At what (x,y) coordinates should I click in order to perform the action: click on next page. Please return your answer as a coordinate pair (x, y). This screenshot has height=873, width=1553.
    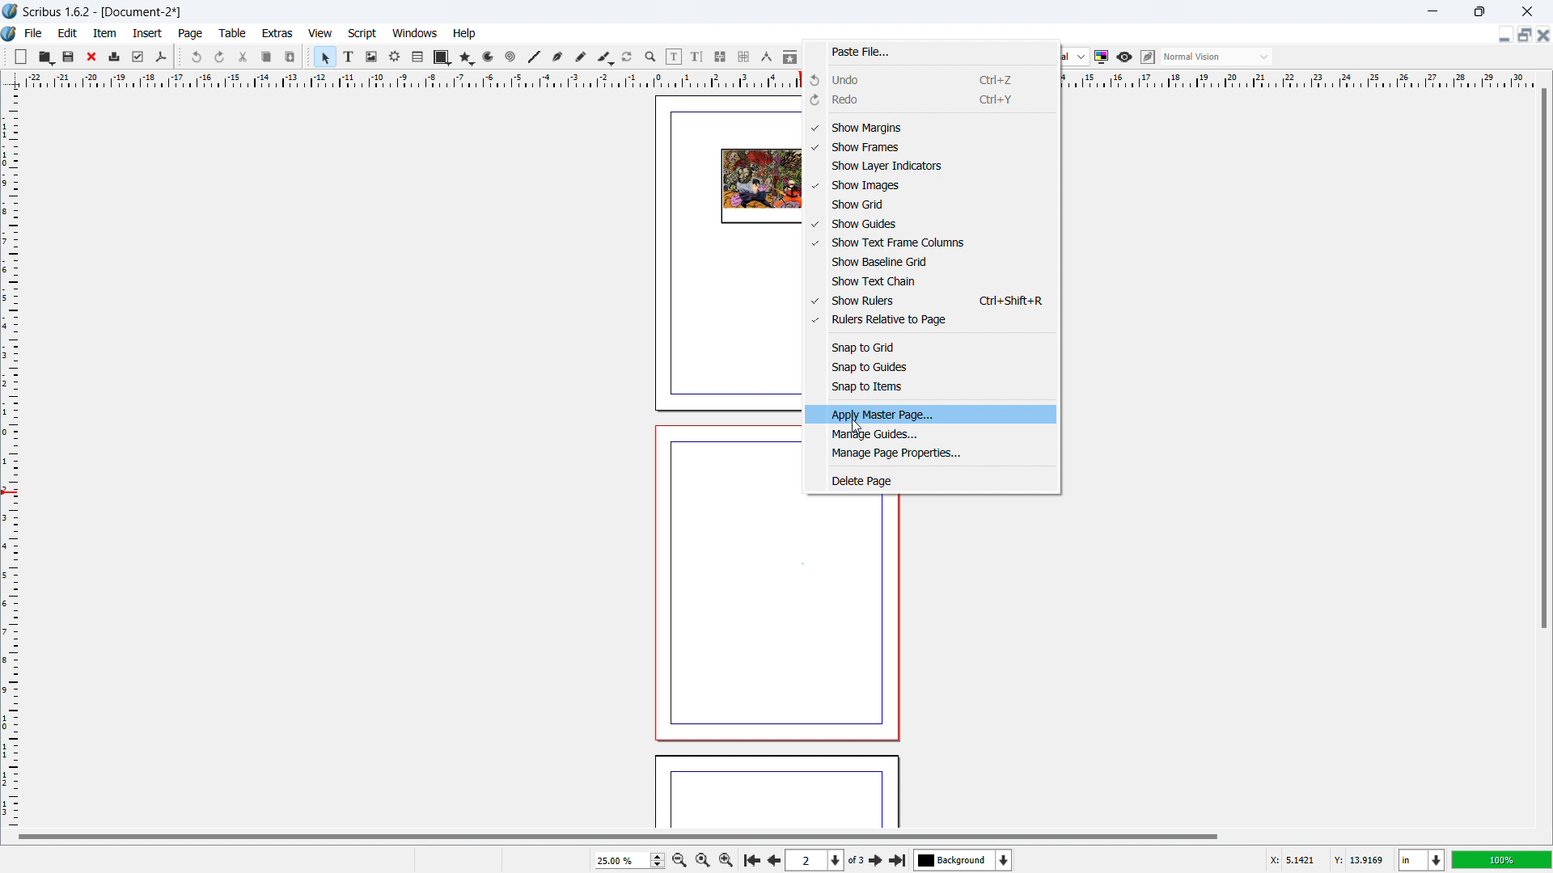
    Looking at the image, I should click on (877, 859).